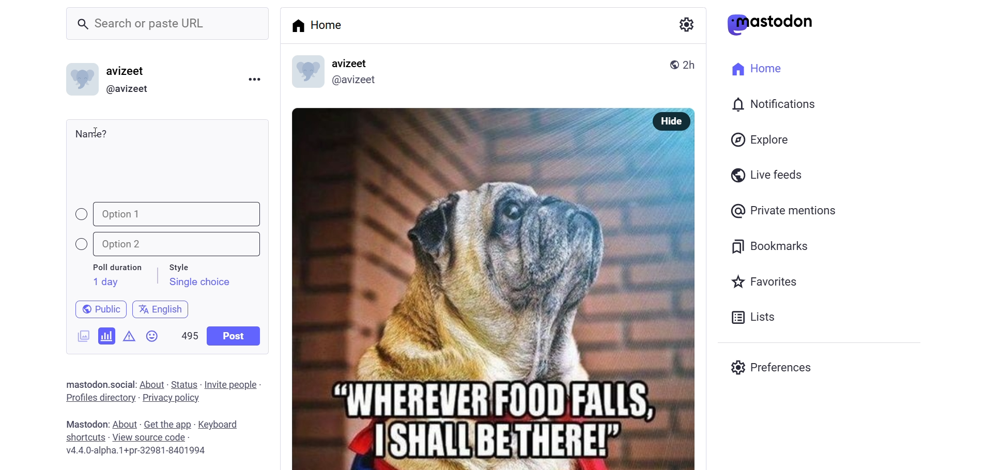  Describe the element at coordinates (151, 385) in the screenshot. I see `about` at that location.